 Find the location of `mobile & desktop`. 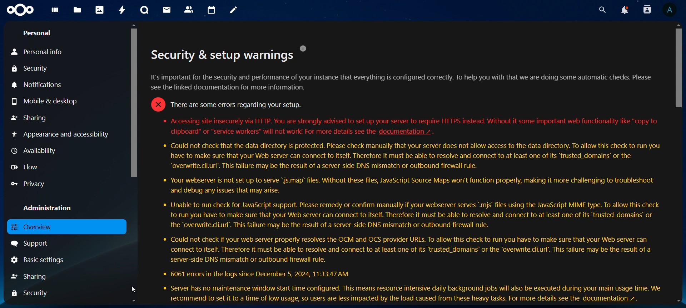

mobile & desktop is located at coordinates (43, 101).